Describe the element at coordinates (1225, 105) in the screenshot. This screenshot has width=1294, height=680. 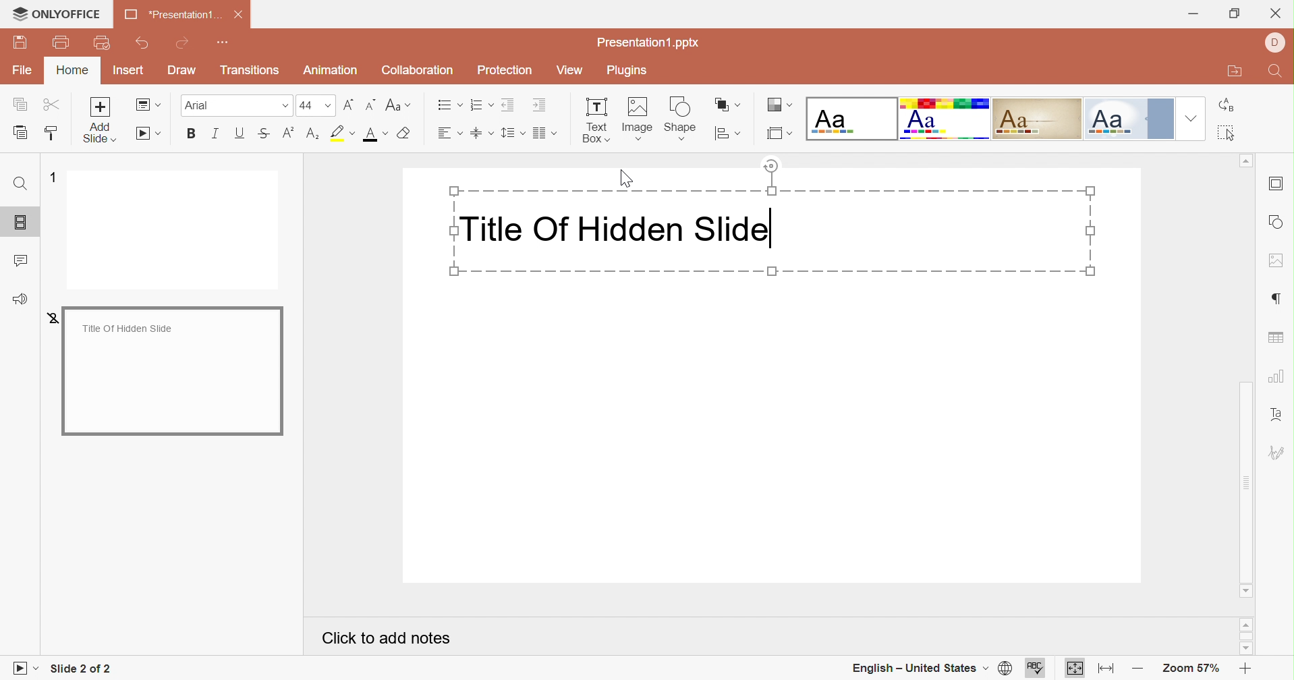
I see `Replace` at that location.